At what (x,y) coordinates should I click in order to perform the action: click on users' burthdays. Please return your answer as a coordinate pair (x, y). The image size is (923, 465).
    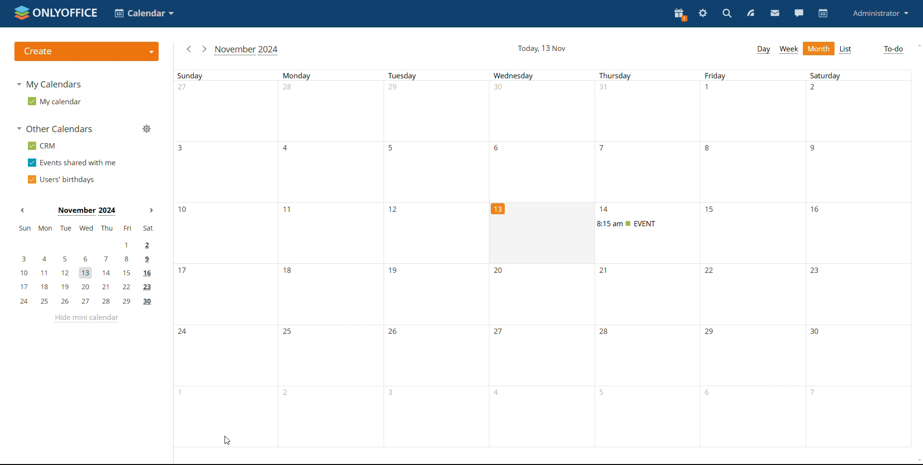
    Looking at the image, I should click on (63, 179).